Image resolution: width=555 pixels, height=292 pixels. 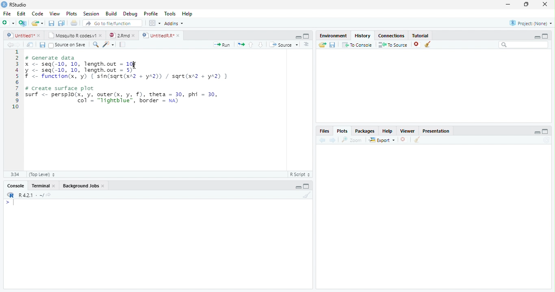 What do you see at coordinates (283, 44) in the screenshot?
I see `Source` at bounding box center [283, 44].